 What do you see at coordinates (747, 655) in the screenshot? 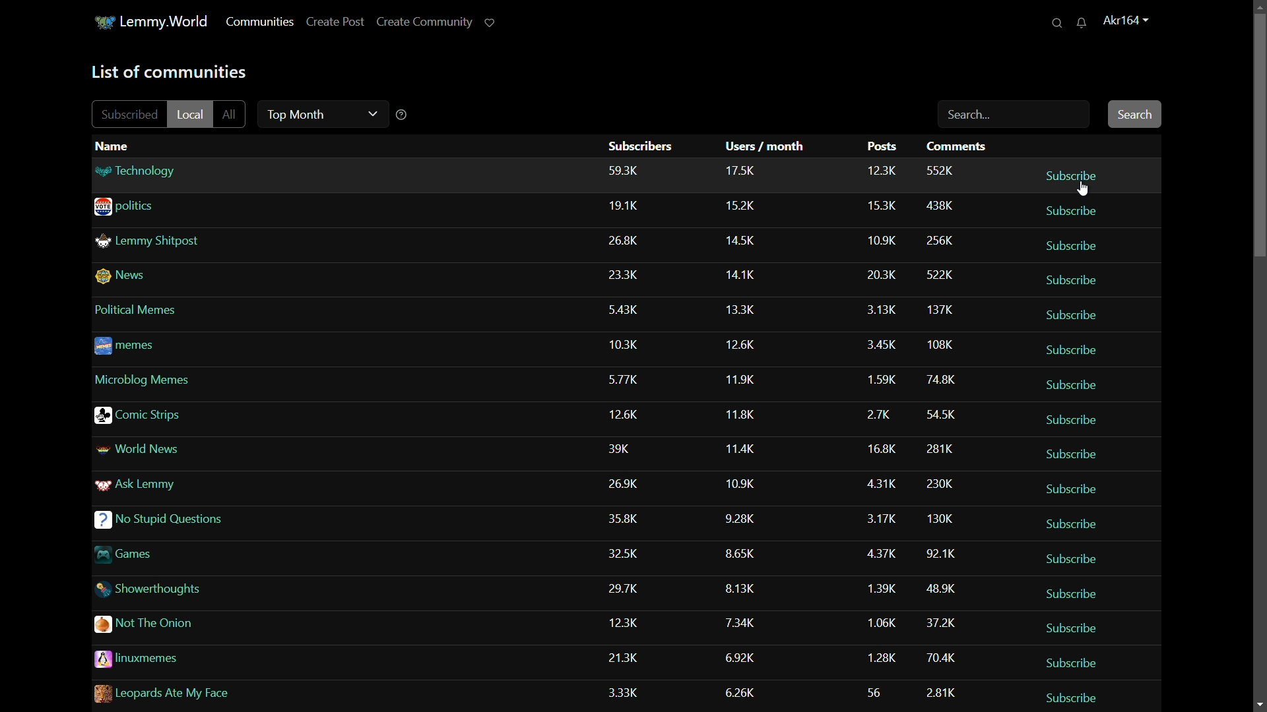
I see `user per month` at bounding box center [747, 655].